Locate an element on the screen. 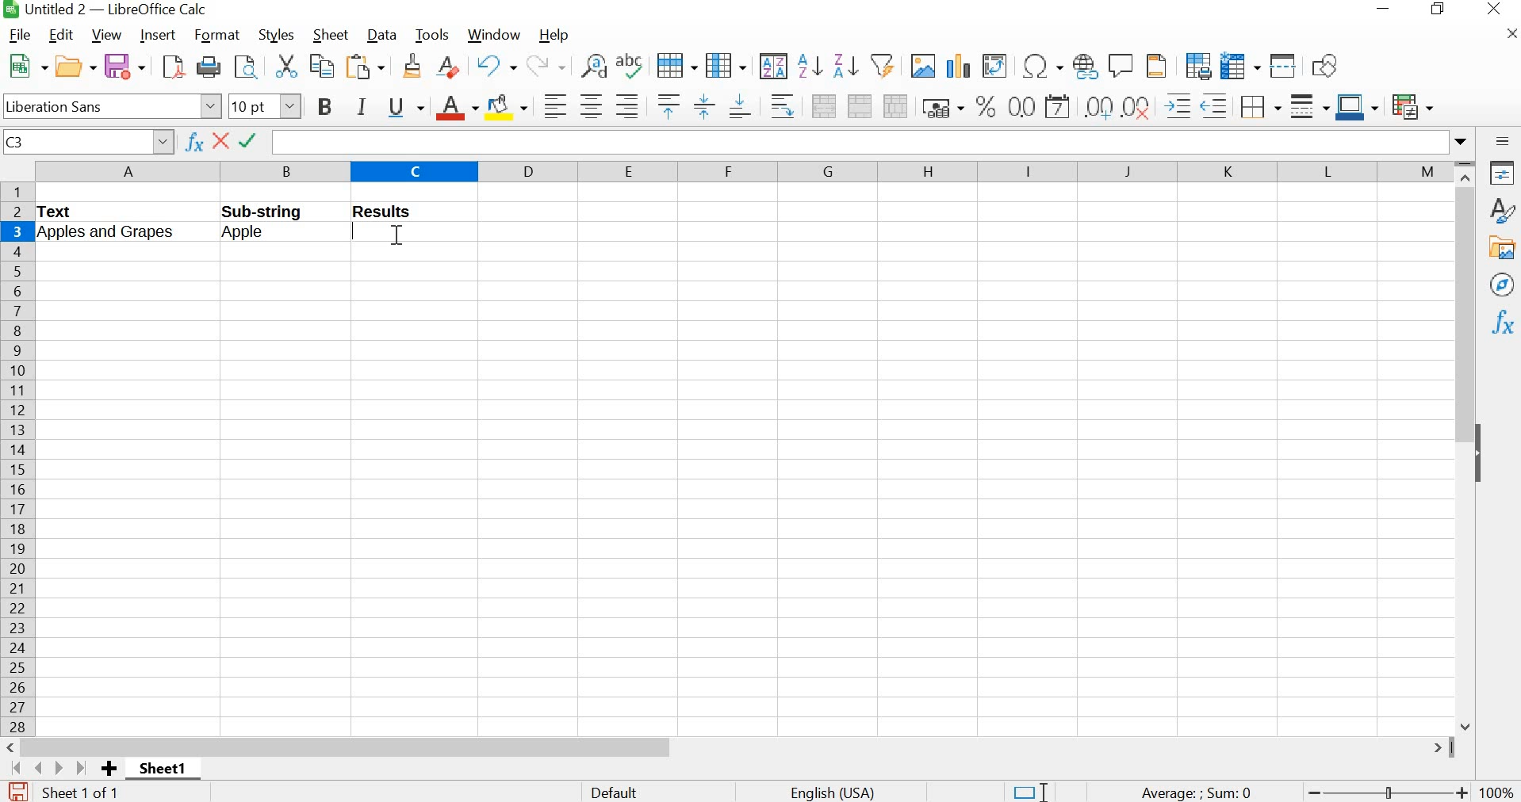 The image size is (1521, 802). align center is located at coordinates (589, 105).